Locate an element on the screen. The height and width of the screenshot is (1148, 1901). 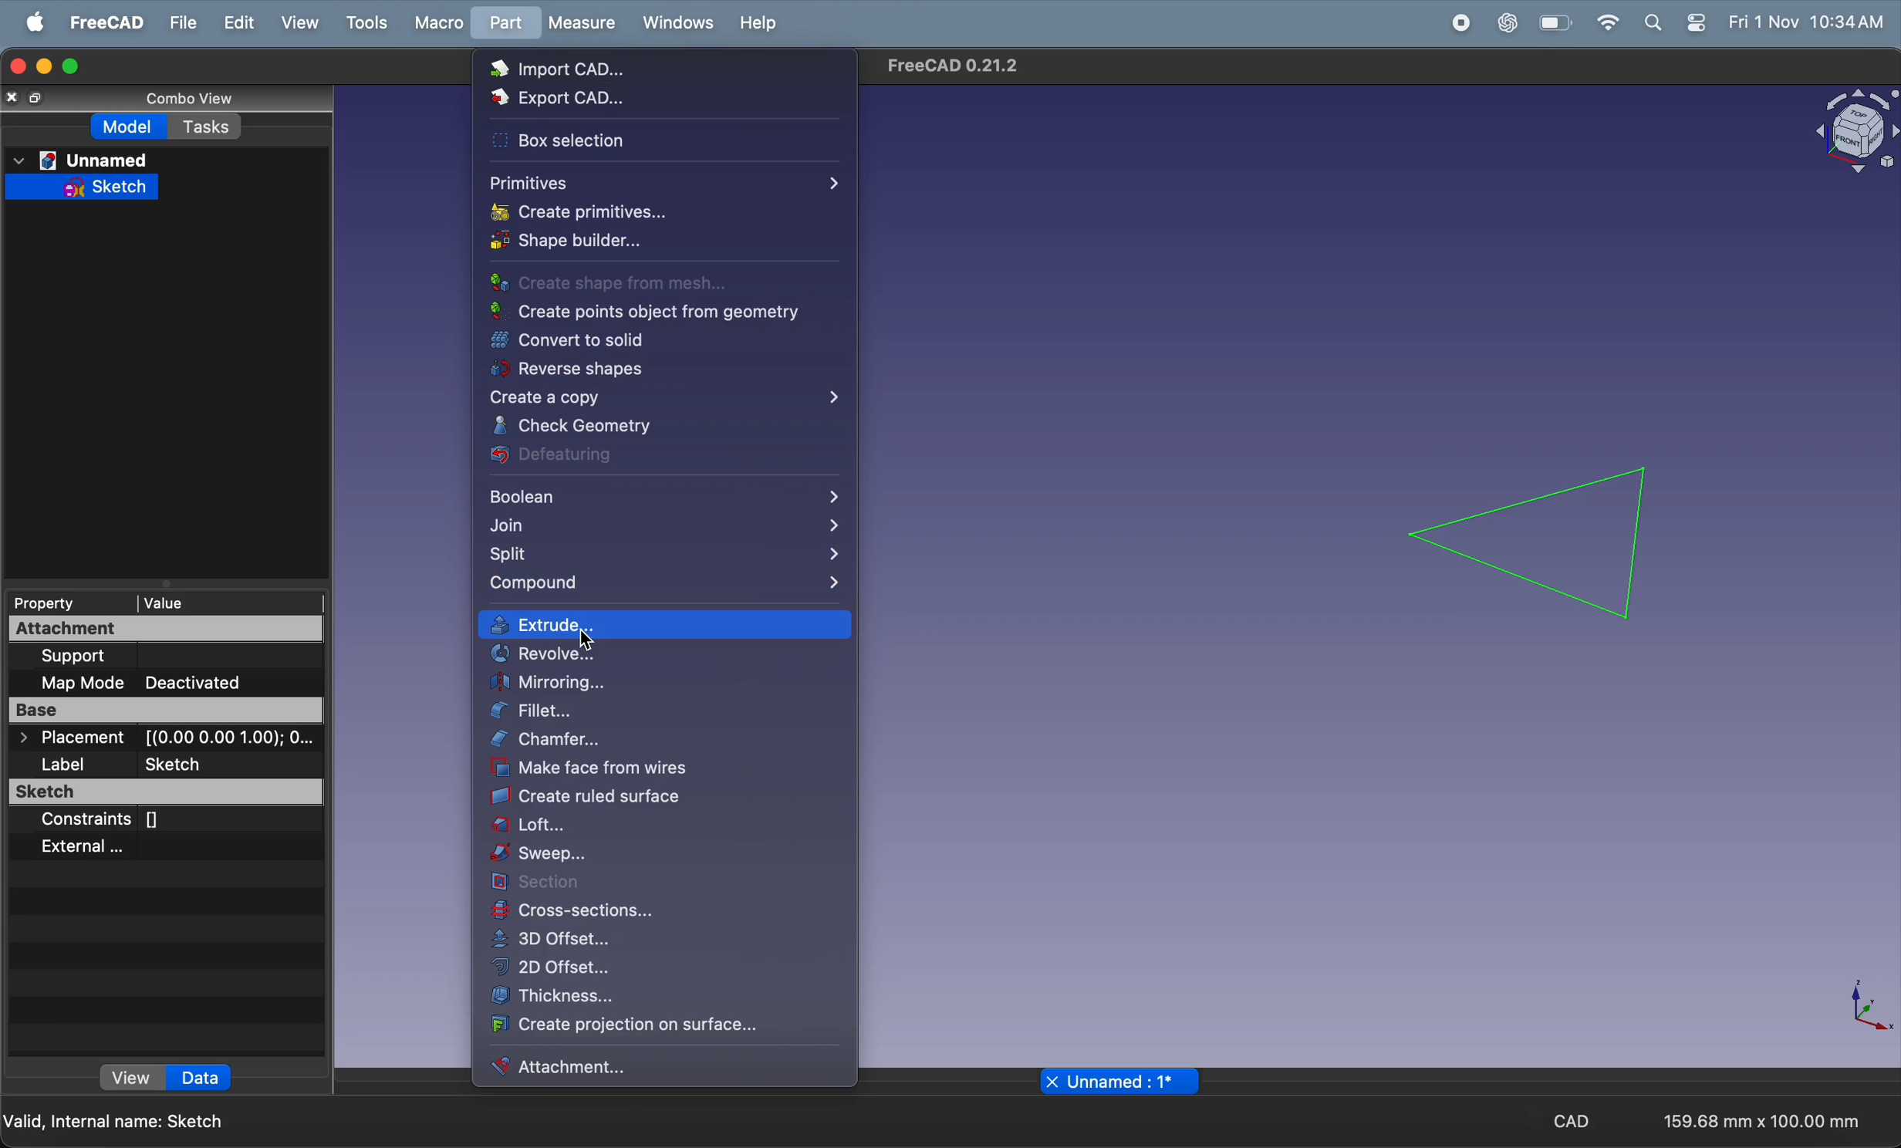
apple menu is located at coordinates (37, 22).